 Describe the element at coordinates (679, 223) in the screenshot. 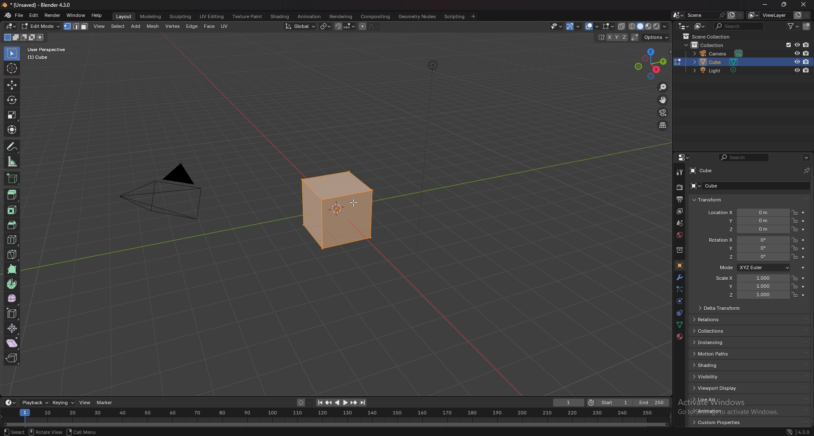

I see `scene` at that location.